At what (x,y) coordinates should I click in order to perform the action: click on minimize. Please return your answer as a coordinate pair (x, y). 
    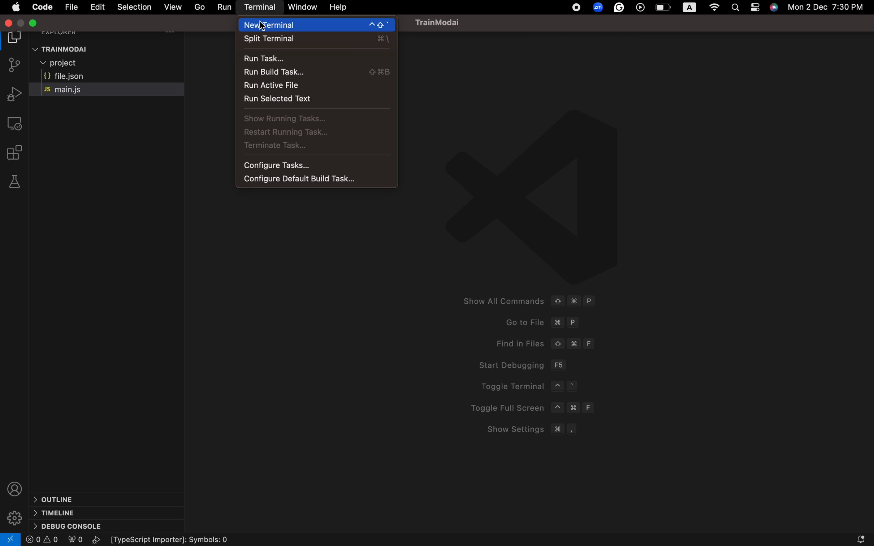
    Looking at the image, I should click on (37, 23).